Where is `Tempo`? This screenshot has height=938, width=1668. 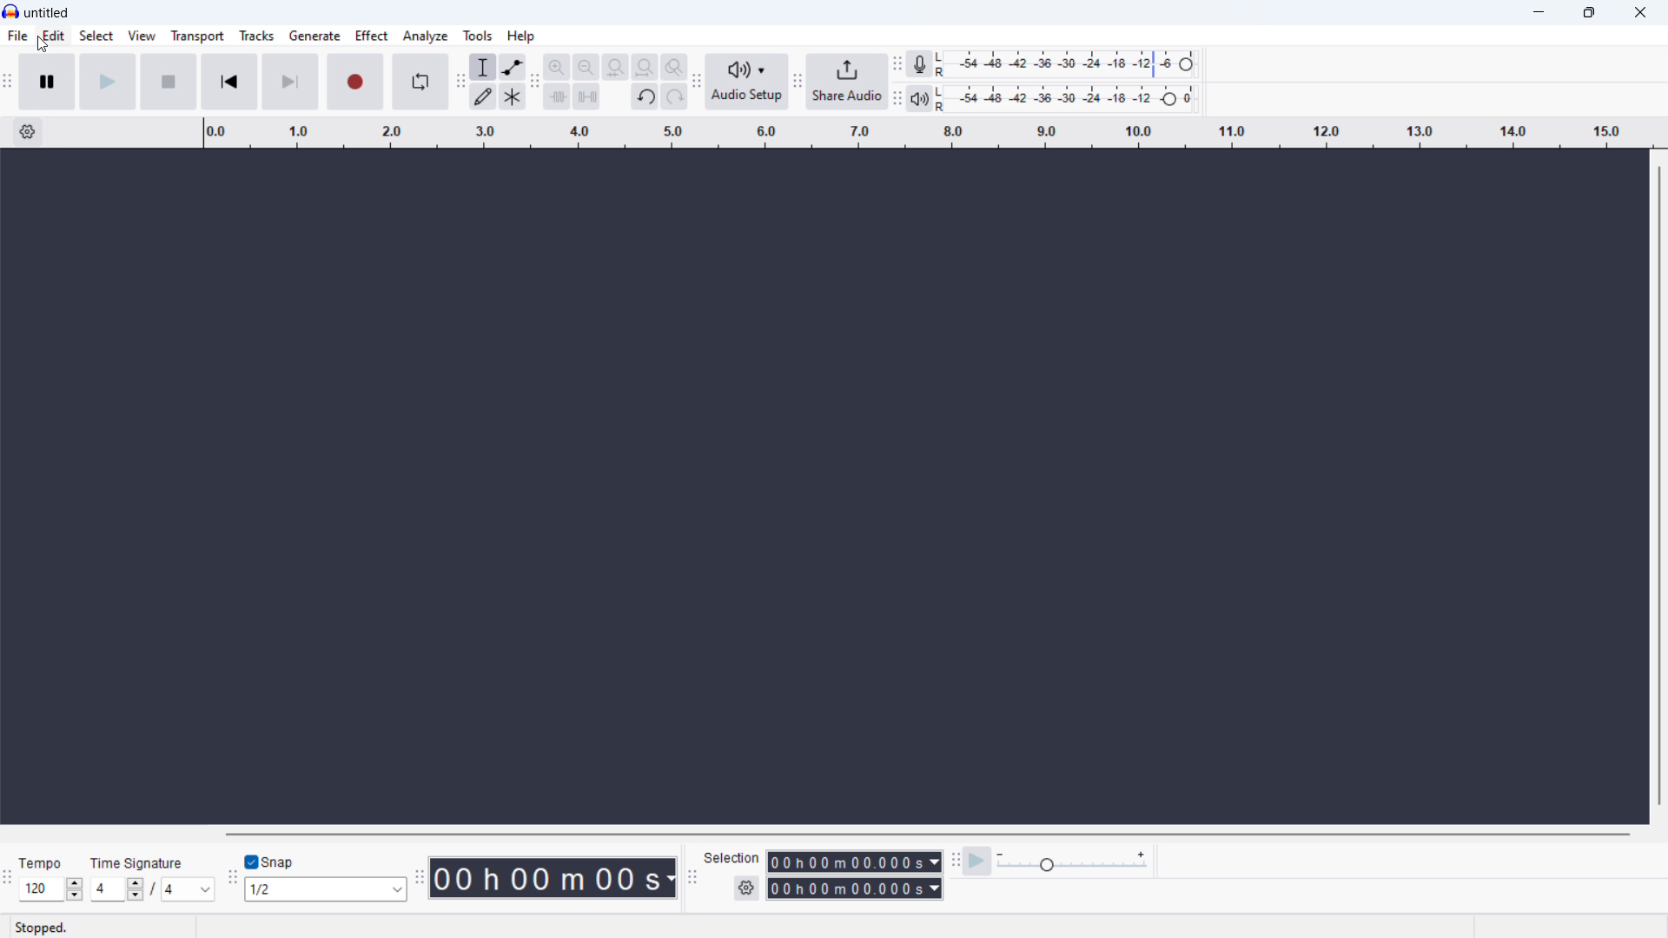 Tempo is located at coordinates (41, 863).